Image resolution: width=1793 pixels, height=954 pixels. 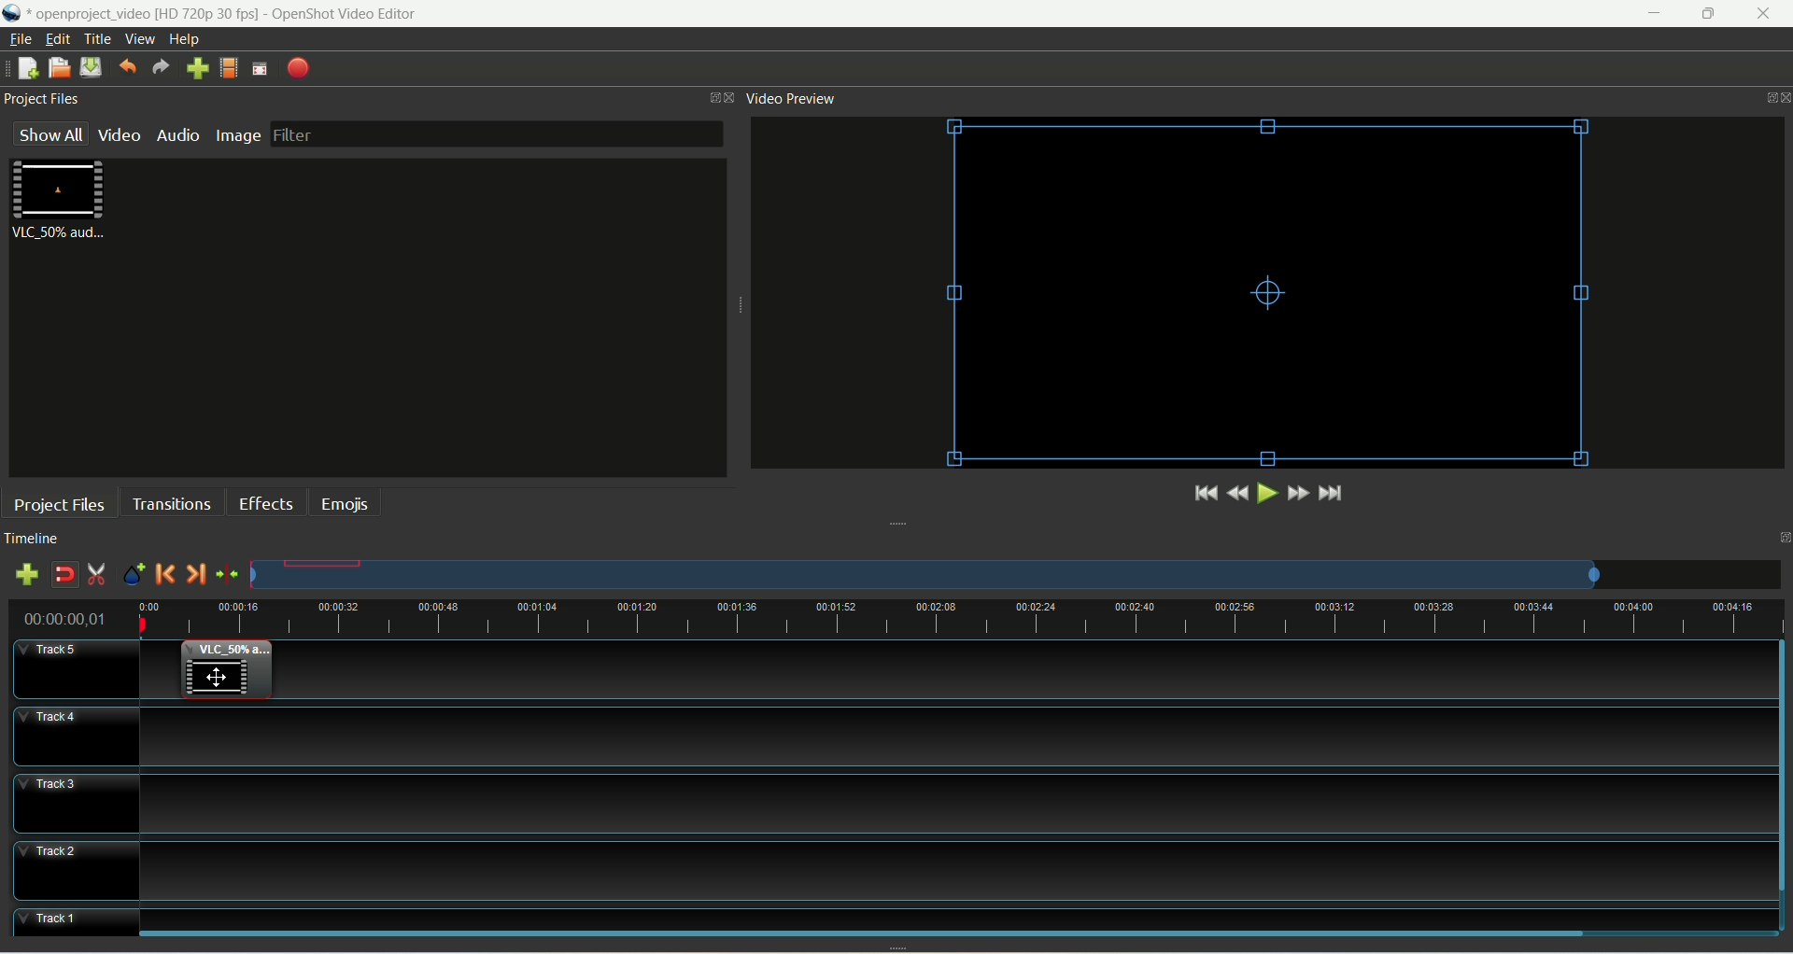 What do you see at coordinates (120, 137) in the screenshot?
I see `video` at bounding box center [120, 137].